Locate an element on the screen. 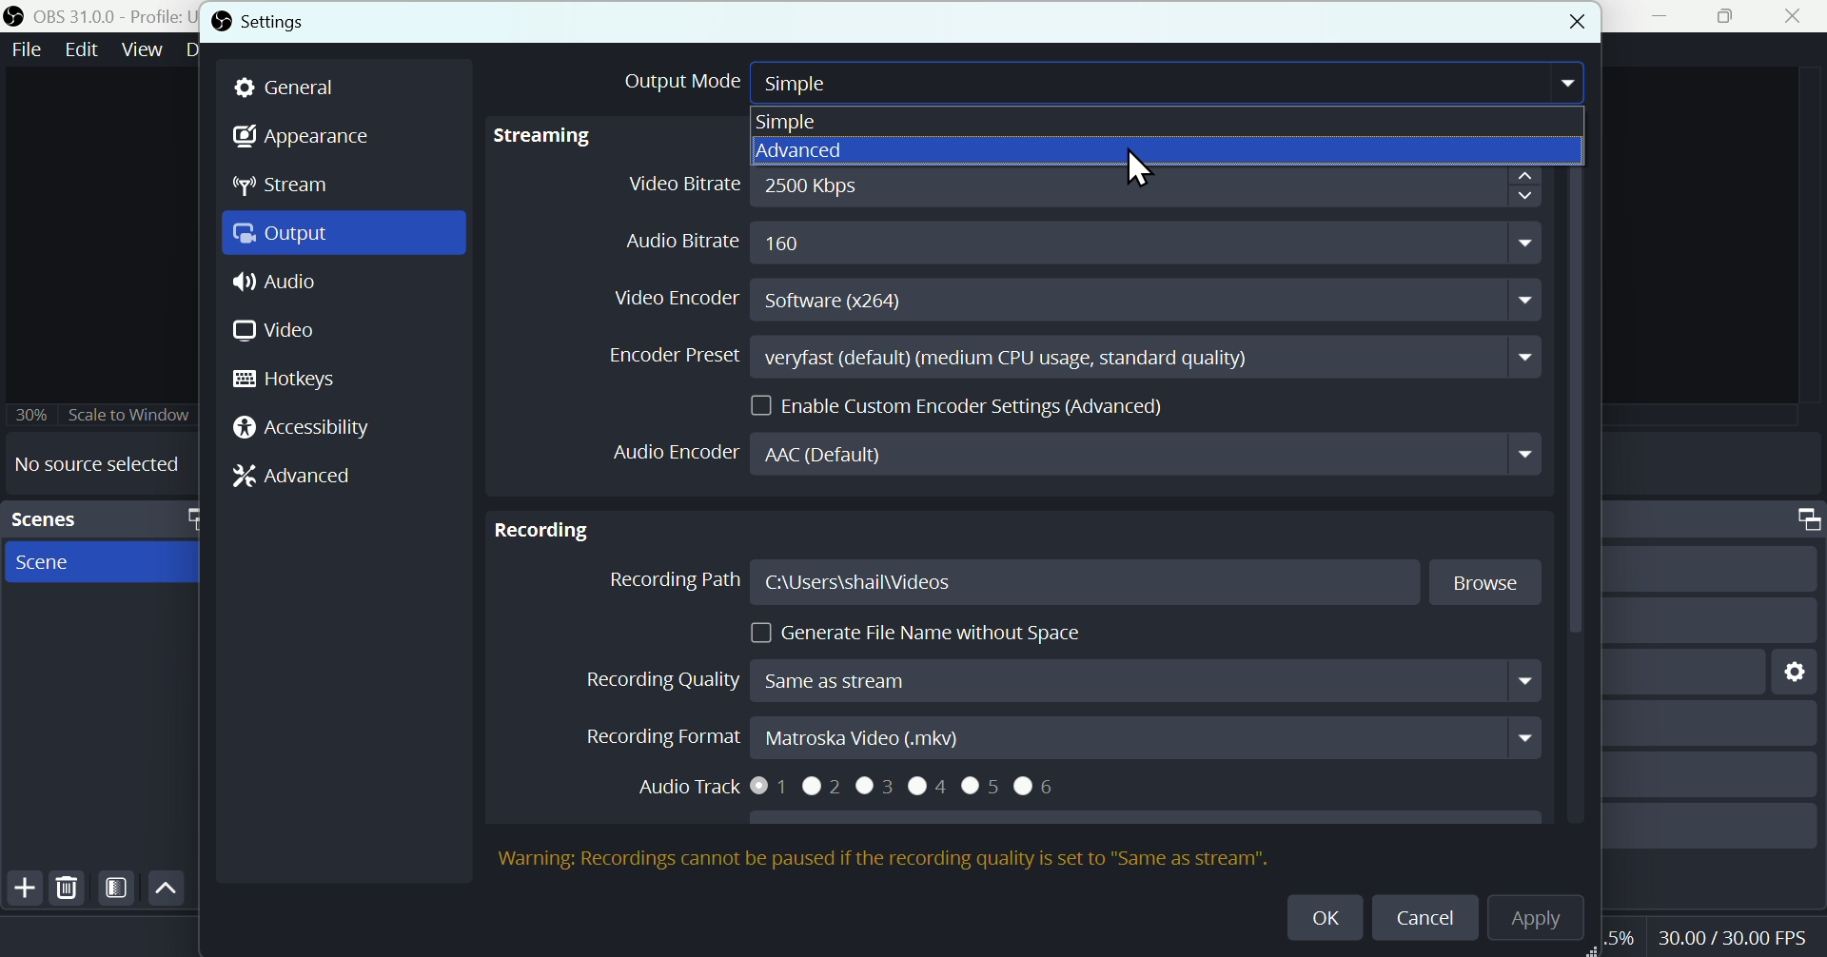  Recording is located at coordinates (546, 531).